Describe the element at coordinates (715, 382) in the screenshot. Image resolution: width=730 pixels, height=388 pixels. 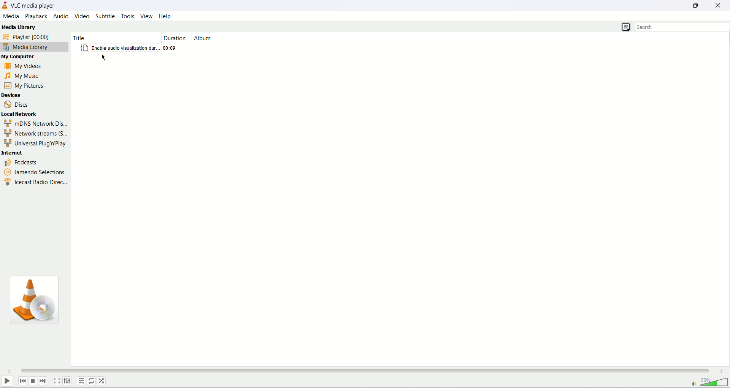
I see `volume bar` at that location.